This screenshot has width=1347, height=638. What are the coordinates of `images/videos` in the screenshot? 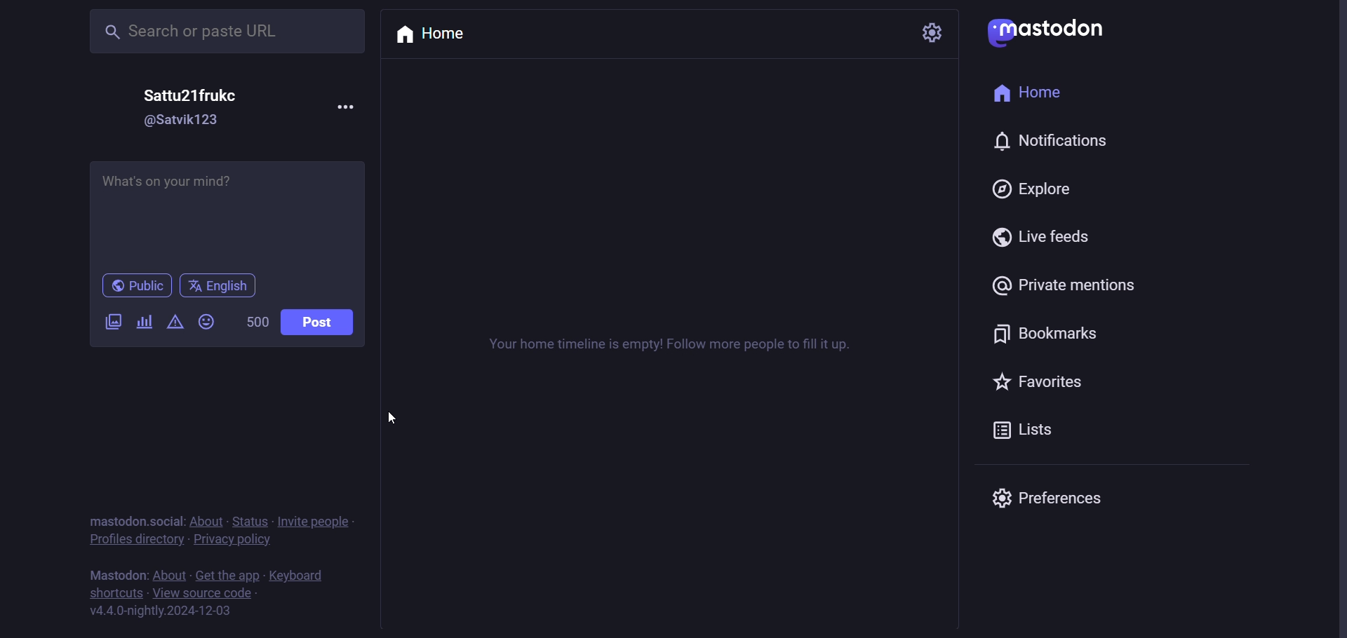 It's located at (112, 322).